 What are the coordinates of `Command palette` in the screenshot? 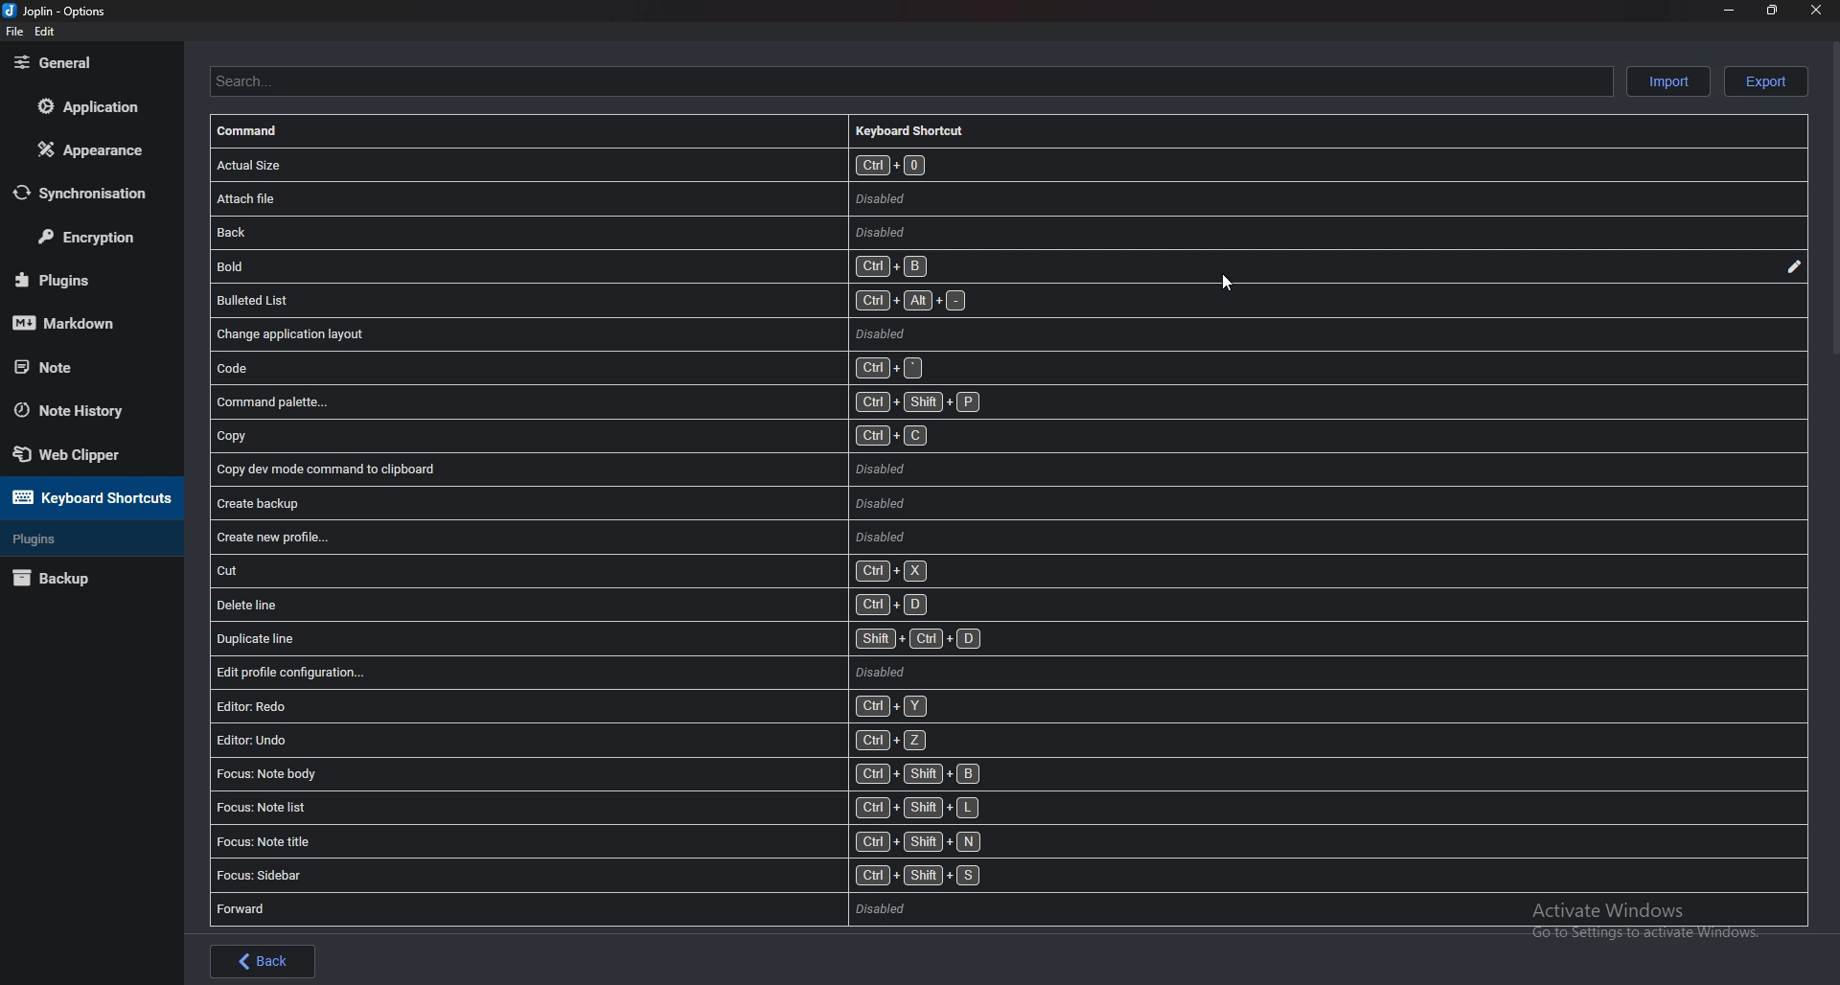 It's located at (603, 401).